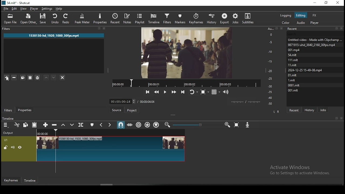  I want to click on zoom timeline in, so click(168, 125).